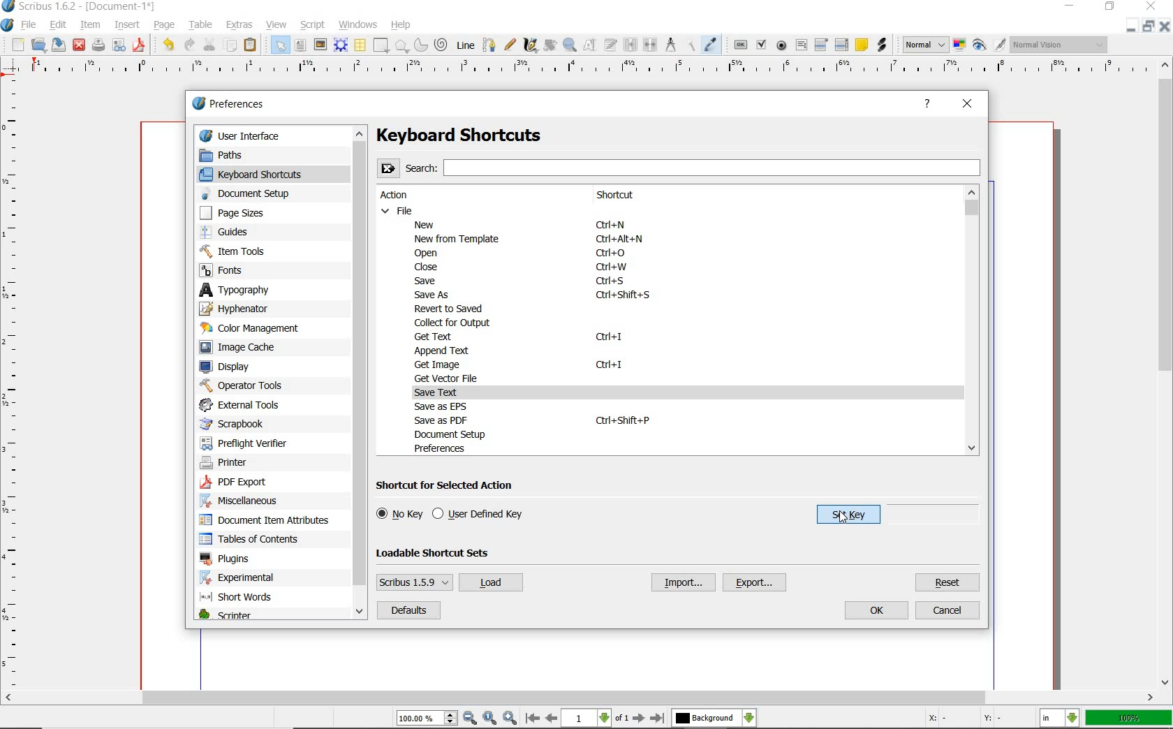 This screenshot has width=1173, height=729. What do you see at coordinates (1059, 719) in the screenshot?
I see `select the current unit` at bounding box center [1059, 719].